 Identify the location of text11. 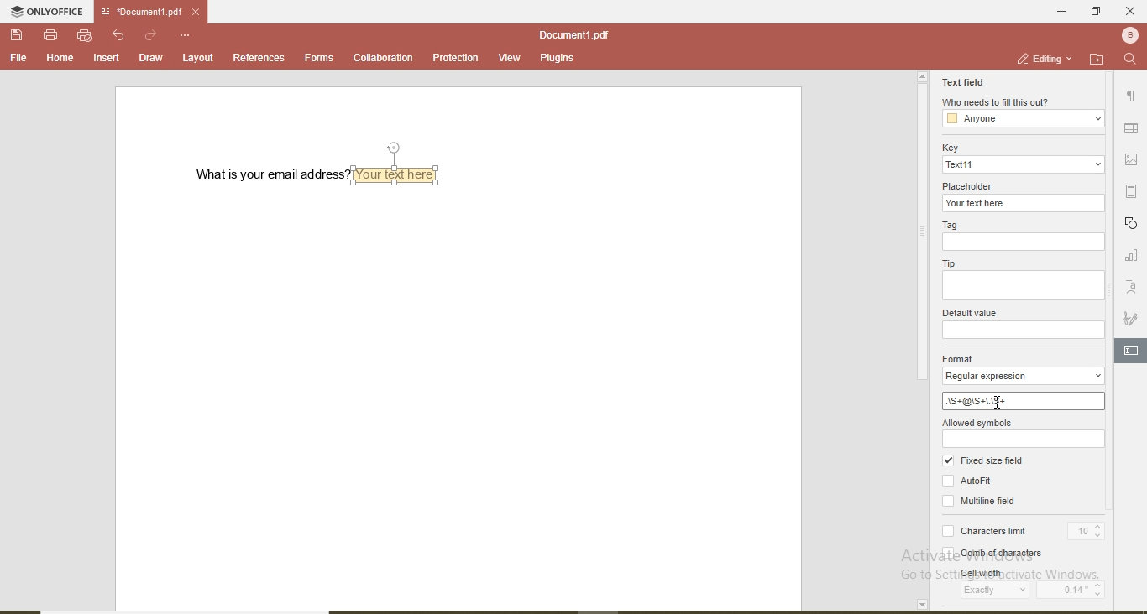
(1023, 164).